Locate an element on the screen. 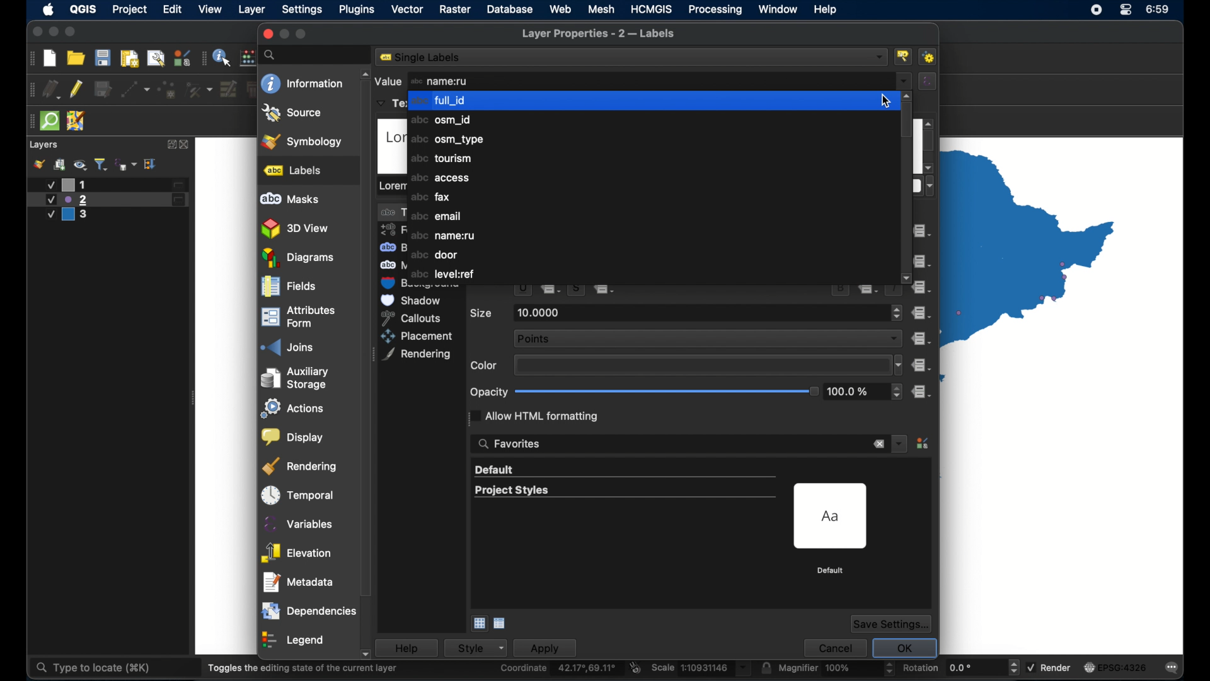 The image size is (1210, 681). rendering is located at coordinates (417, 355).